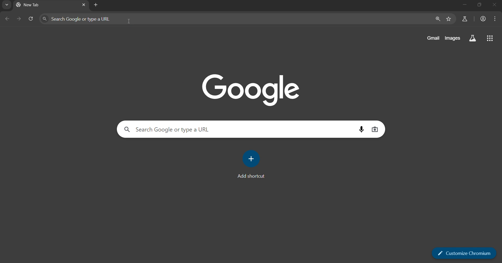 Image resolution: width=502 pixels, height=263 pixels. I want to click on google apps, so click(473, 39).